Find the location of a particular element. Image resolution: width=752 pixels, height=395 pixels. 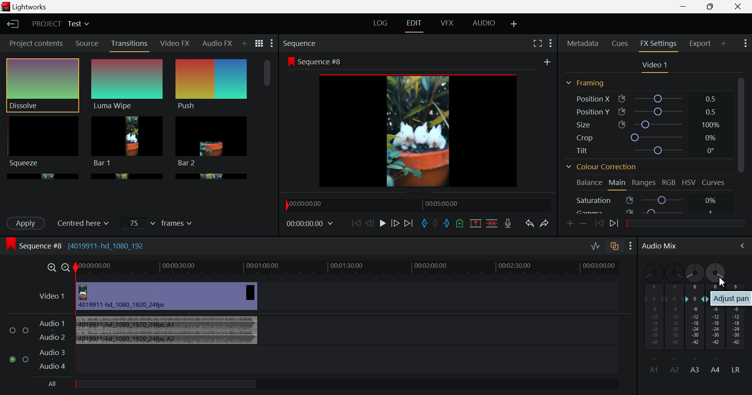

All is located at coordinates (154, 385).